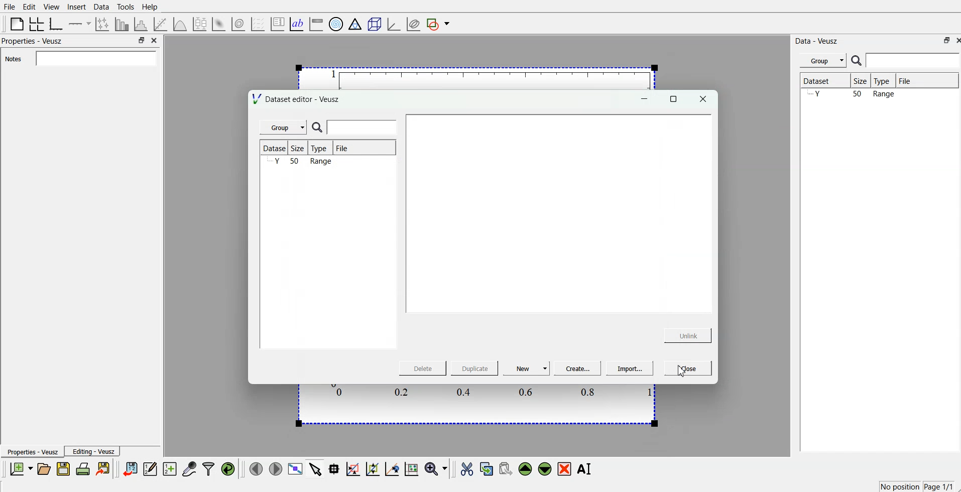 Image resolution: width=961 pixels, height=492 pixels. Describe the element at coordinates (702, 99) in the screenshot. I see `close` at that location.